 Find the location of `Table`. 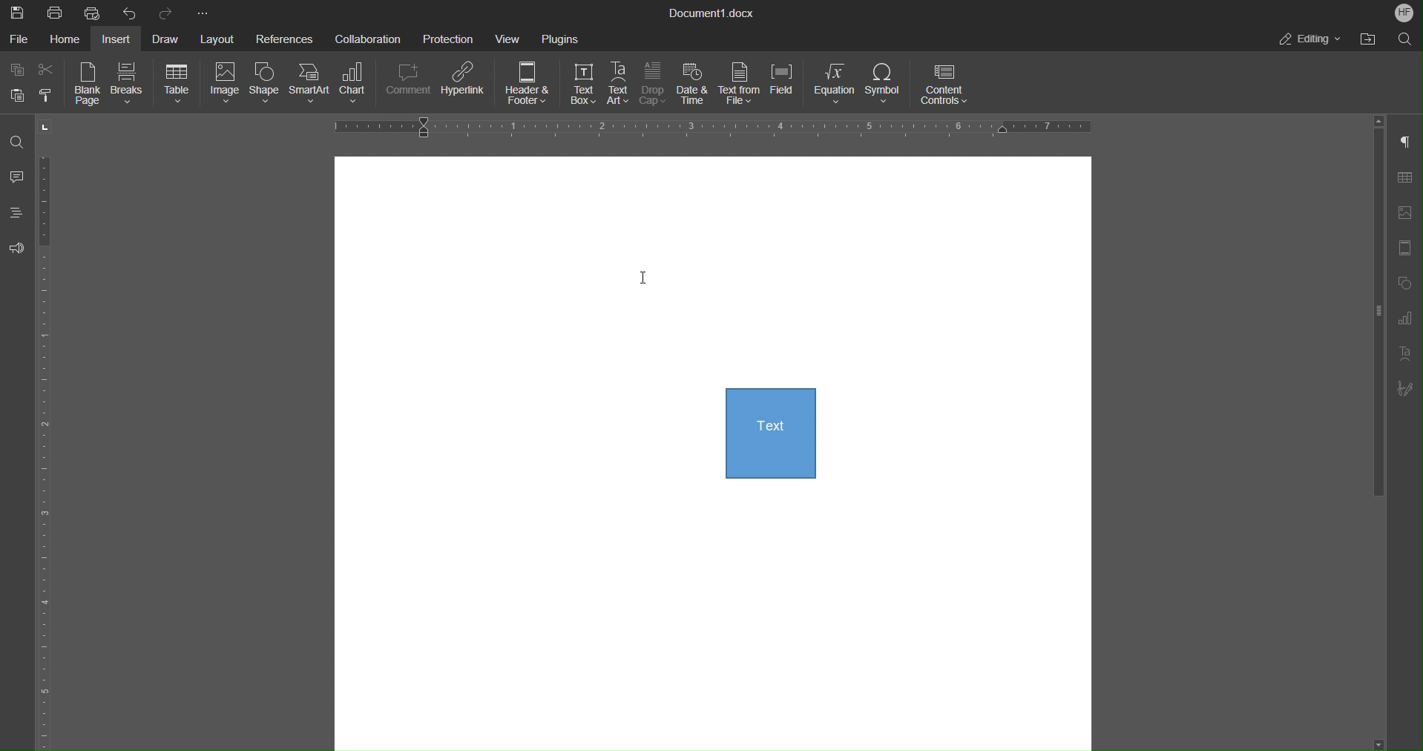

Table is located at coordinates (177, 85).